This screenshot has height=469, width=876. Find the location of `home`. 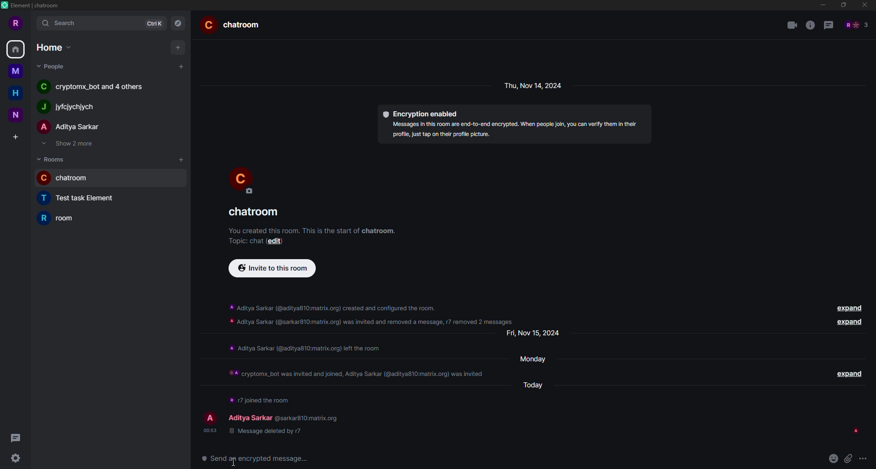

home is located at coordinates (52, 47).